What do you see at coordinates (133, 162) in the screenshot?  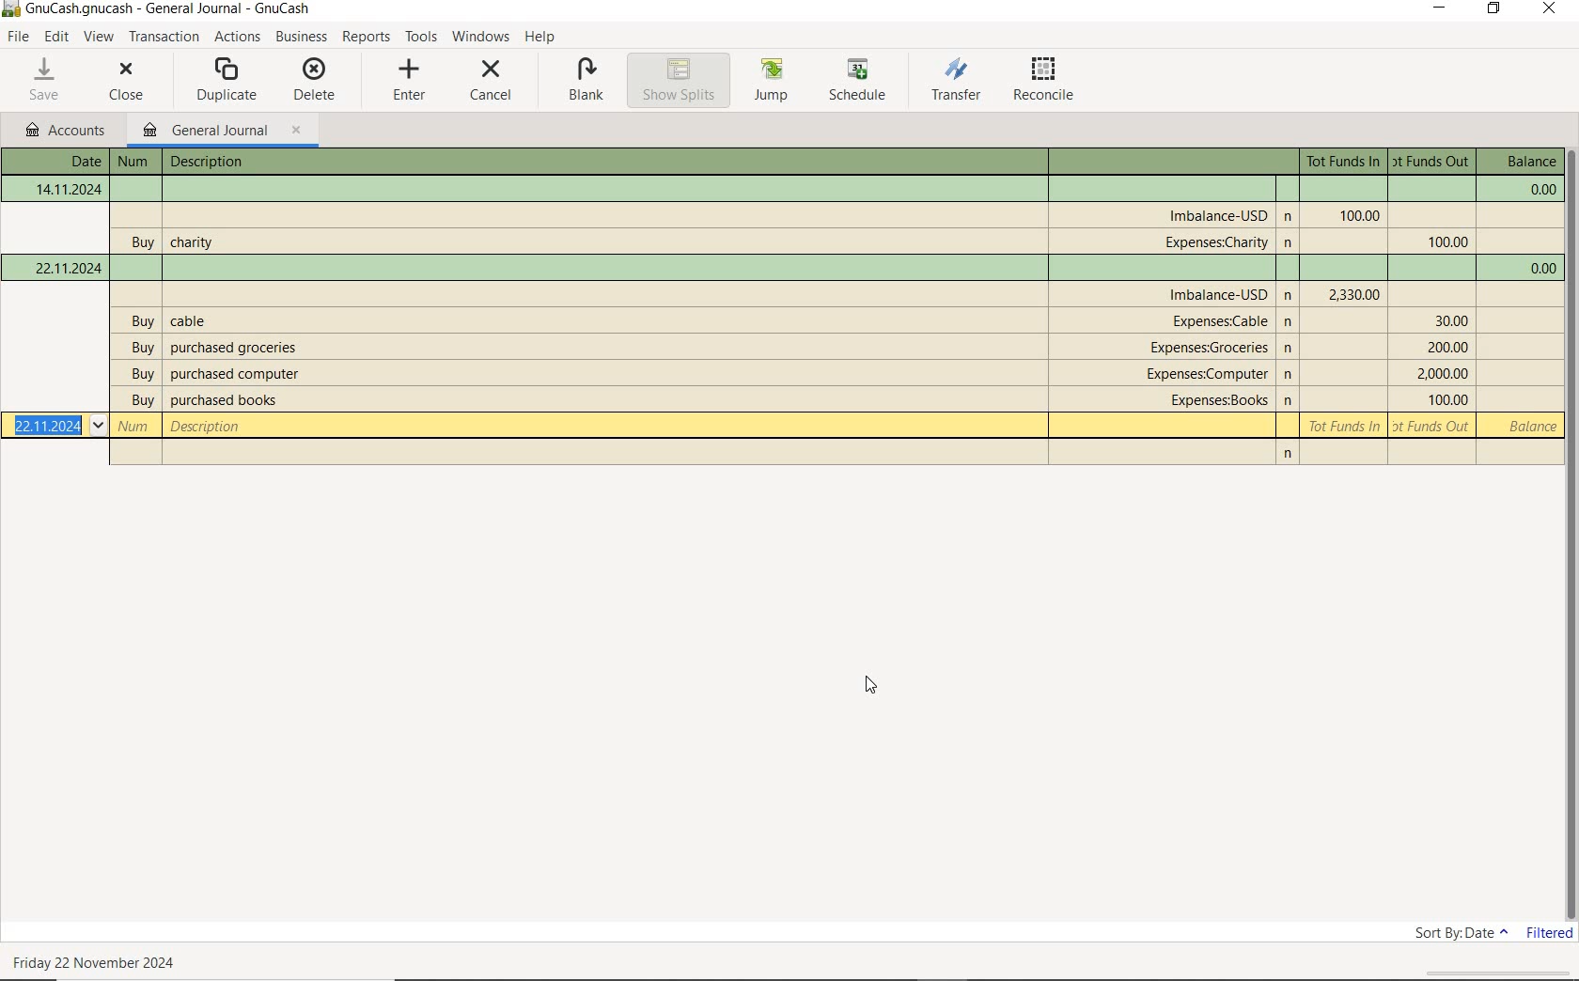 I see `Number` at bounding box center [133, 162].